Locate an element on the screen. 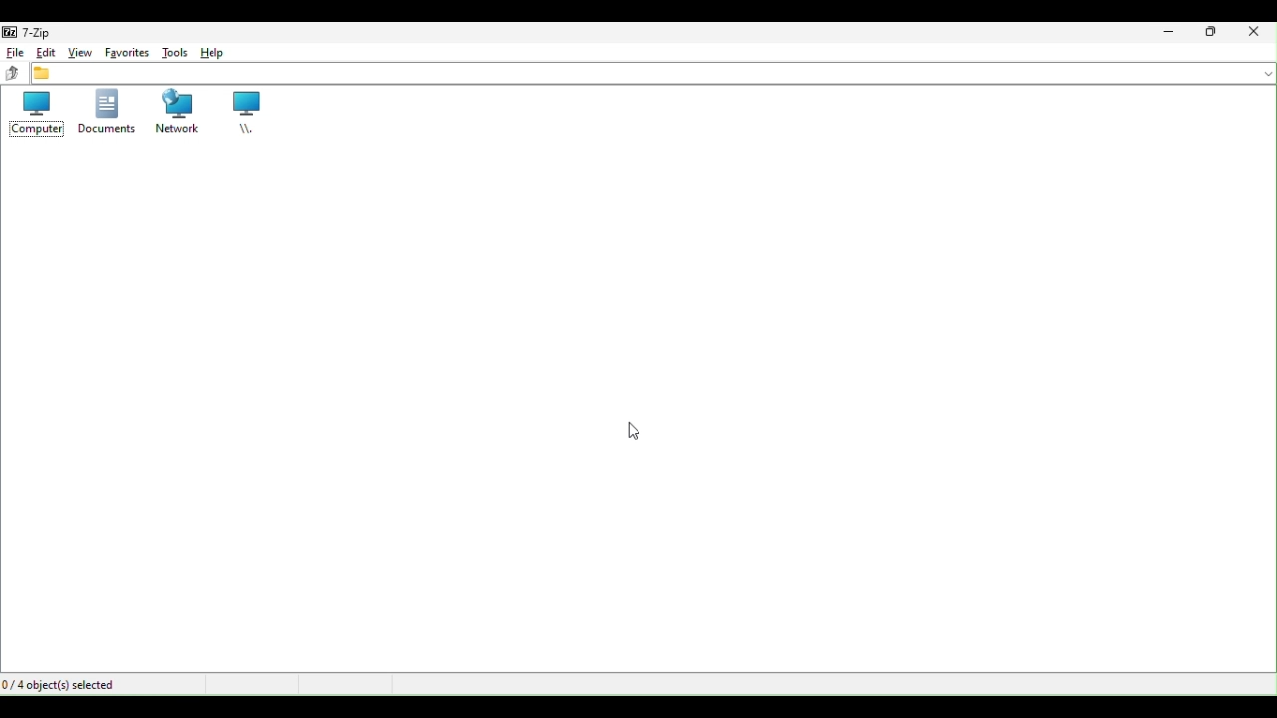 Image resolution: width=1277 pixels, height=718 pixels. View is located at coordinates (83, 53).